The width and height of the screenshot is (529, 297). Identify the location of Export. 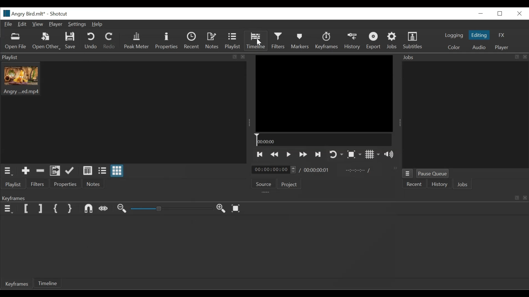
(373, 40).